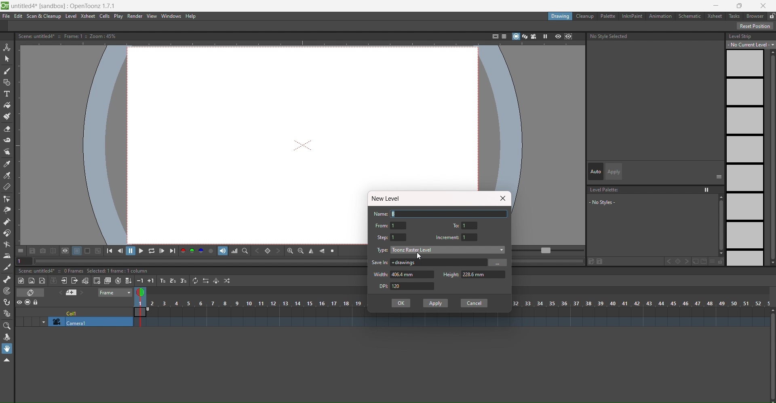 This screenshot has width=776, height=403. What do you see at coordinates (54, 280) in the screenshot?
I see `collapse` at bounding box center [54, 280].